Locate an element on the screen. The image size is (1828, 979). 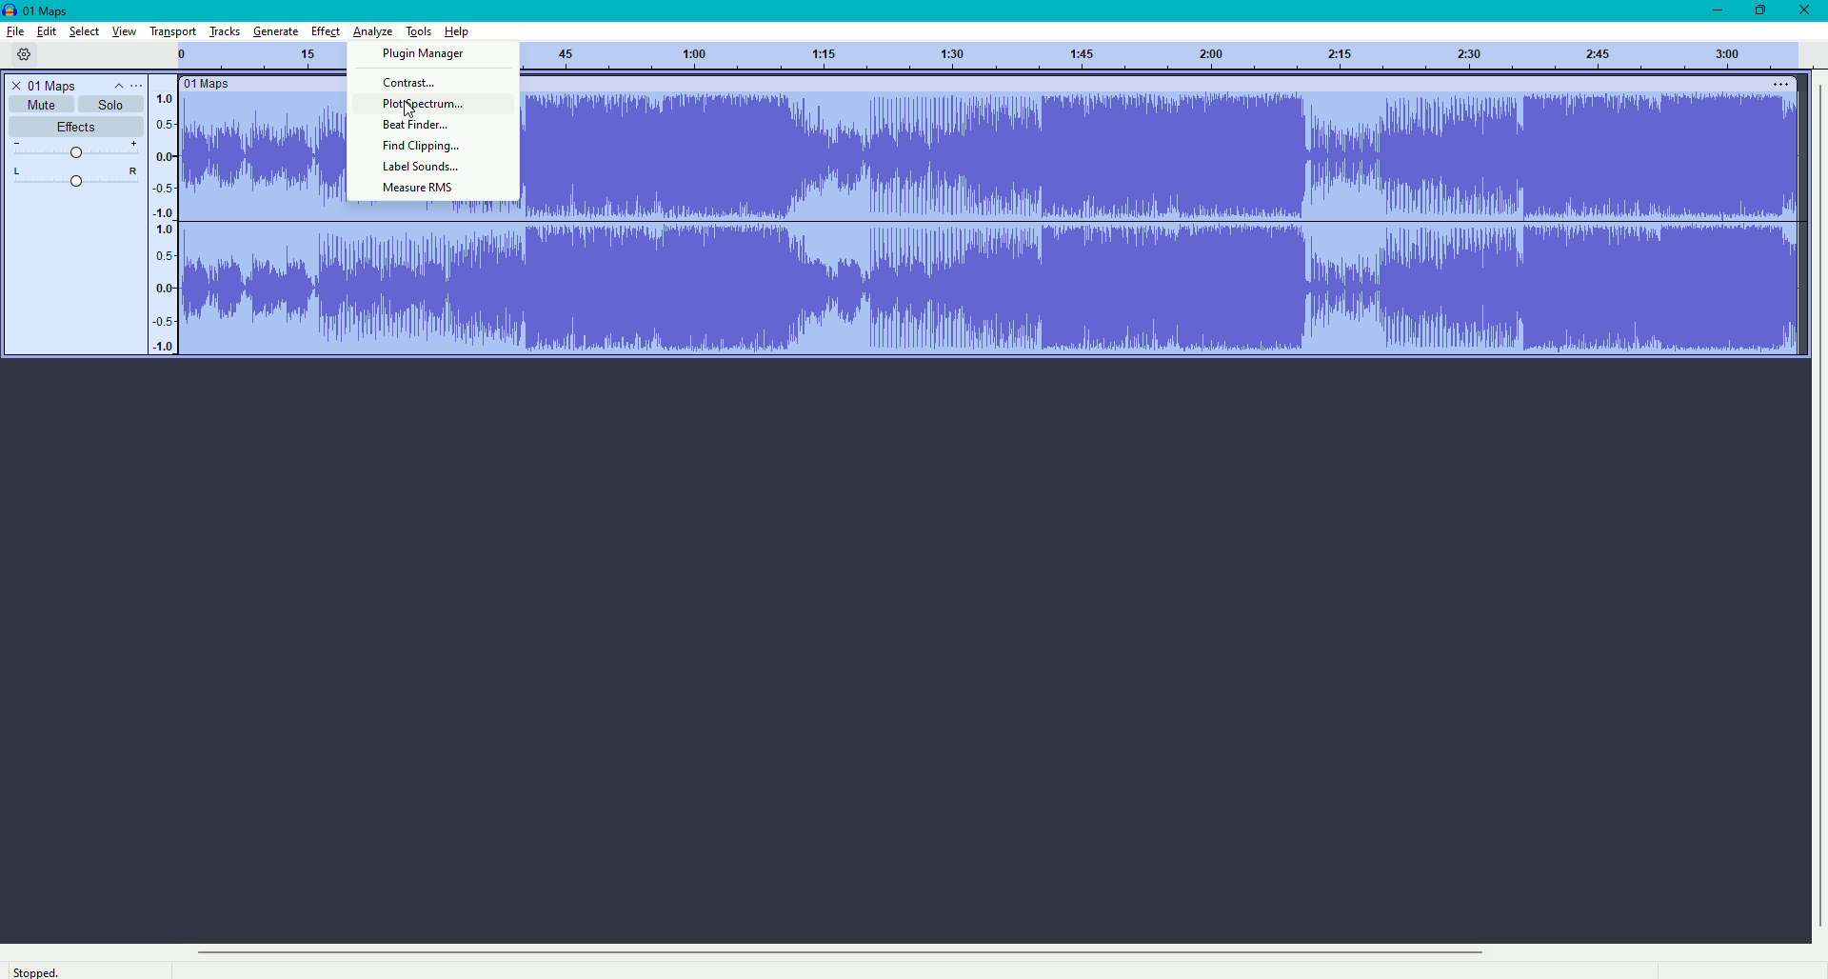
Restore is located at coordinates (1756, 10).